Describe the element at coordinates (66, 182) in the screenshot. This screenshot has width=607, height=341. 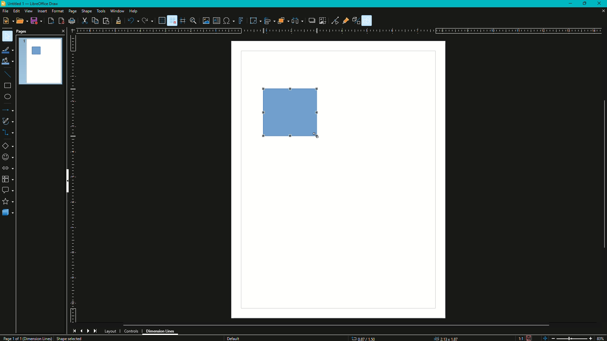
I see `Hide` at that location.